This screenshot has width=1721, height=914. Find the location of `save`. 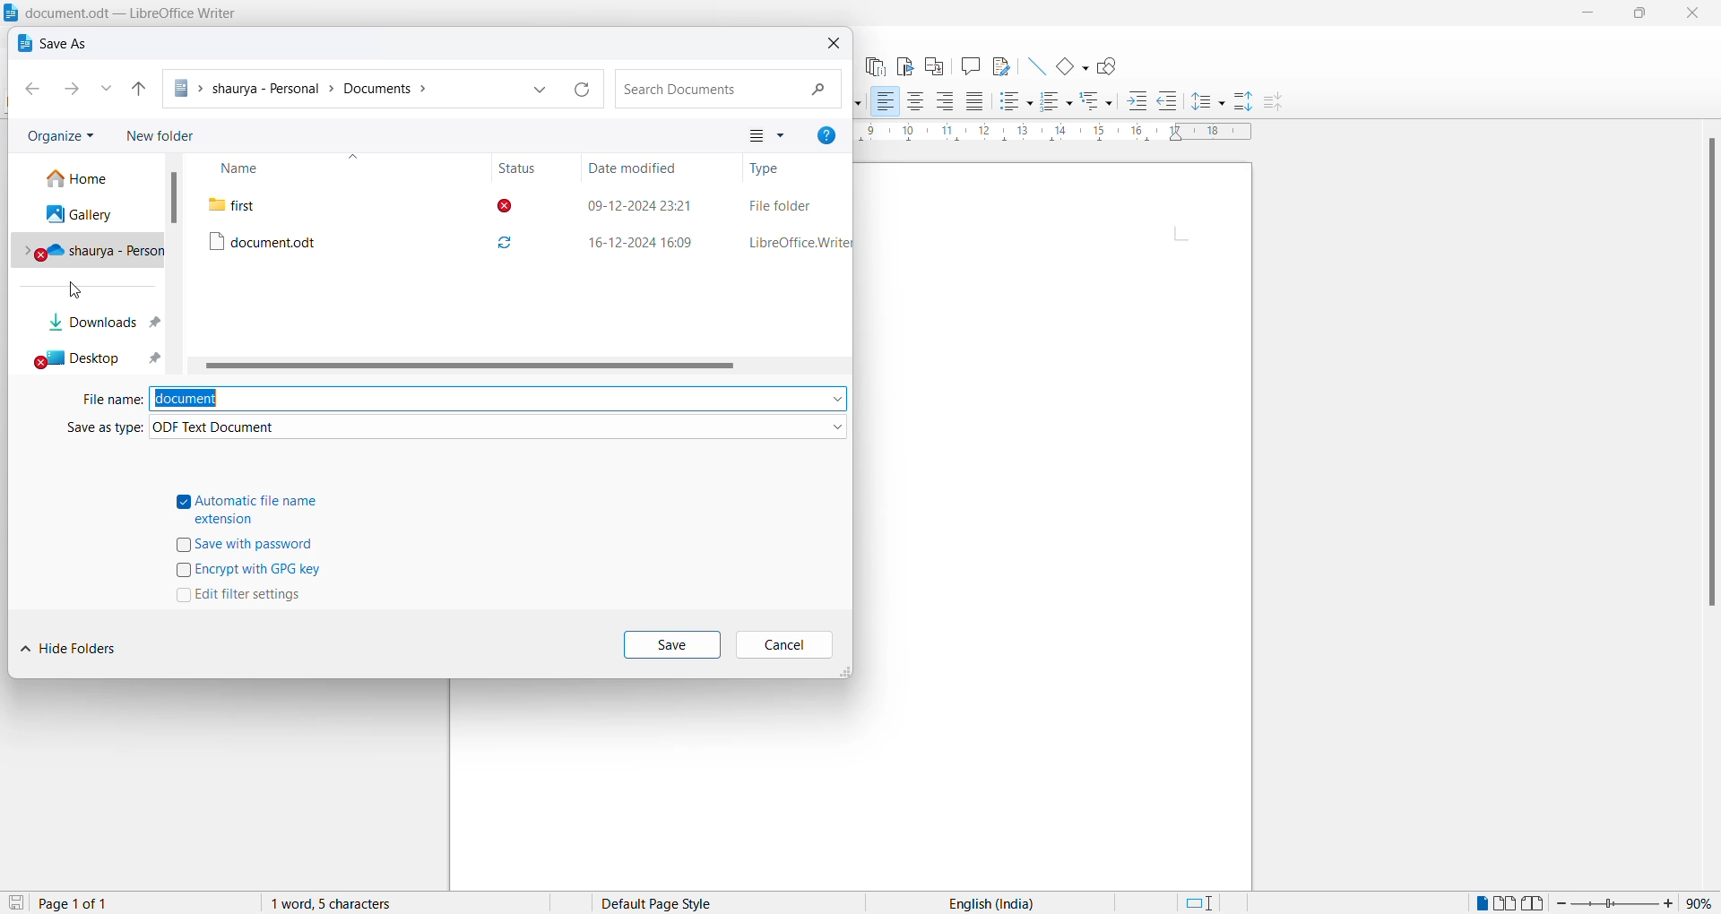

save is located at coordinates (14, 903).